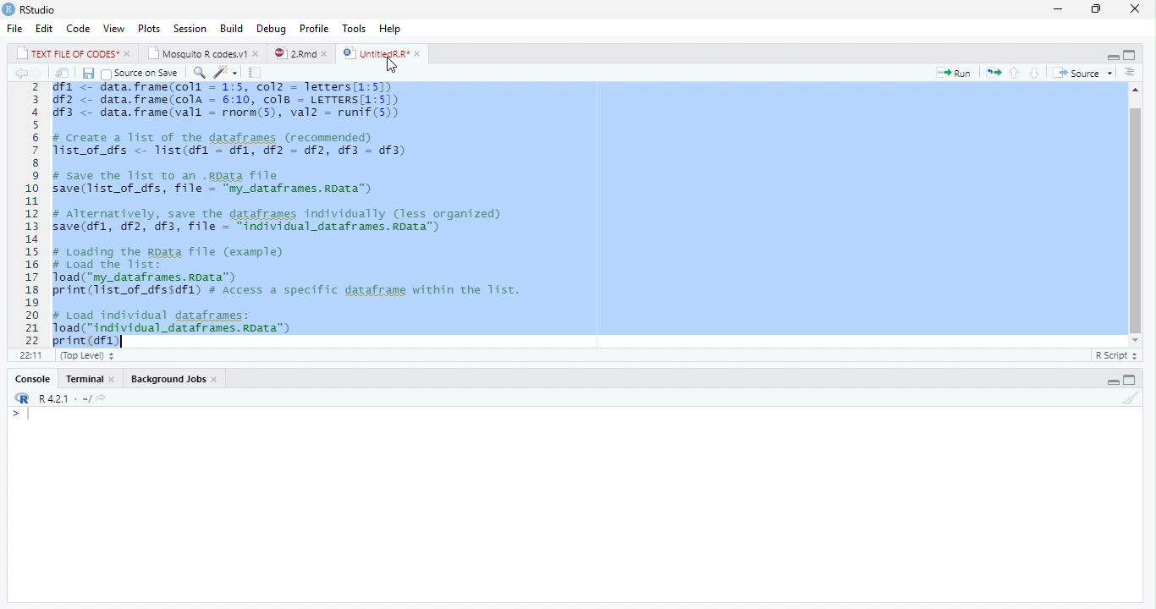  Describe the element at coordinates (85, 355) in the screenshot. I see `(top level)` at that location.